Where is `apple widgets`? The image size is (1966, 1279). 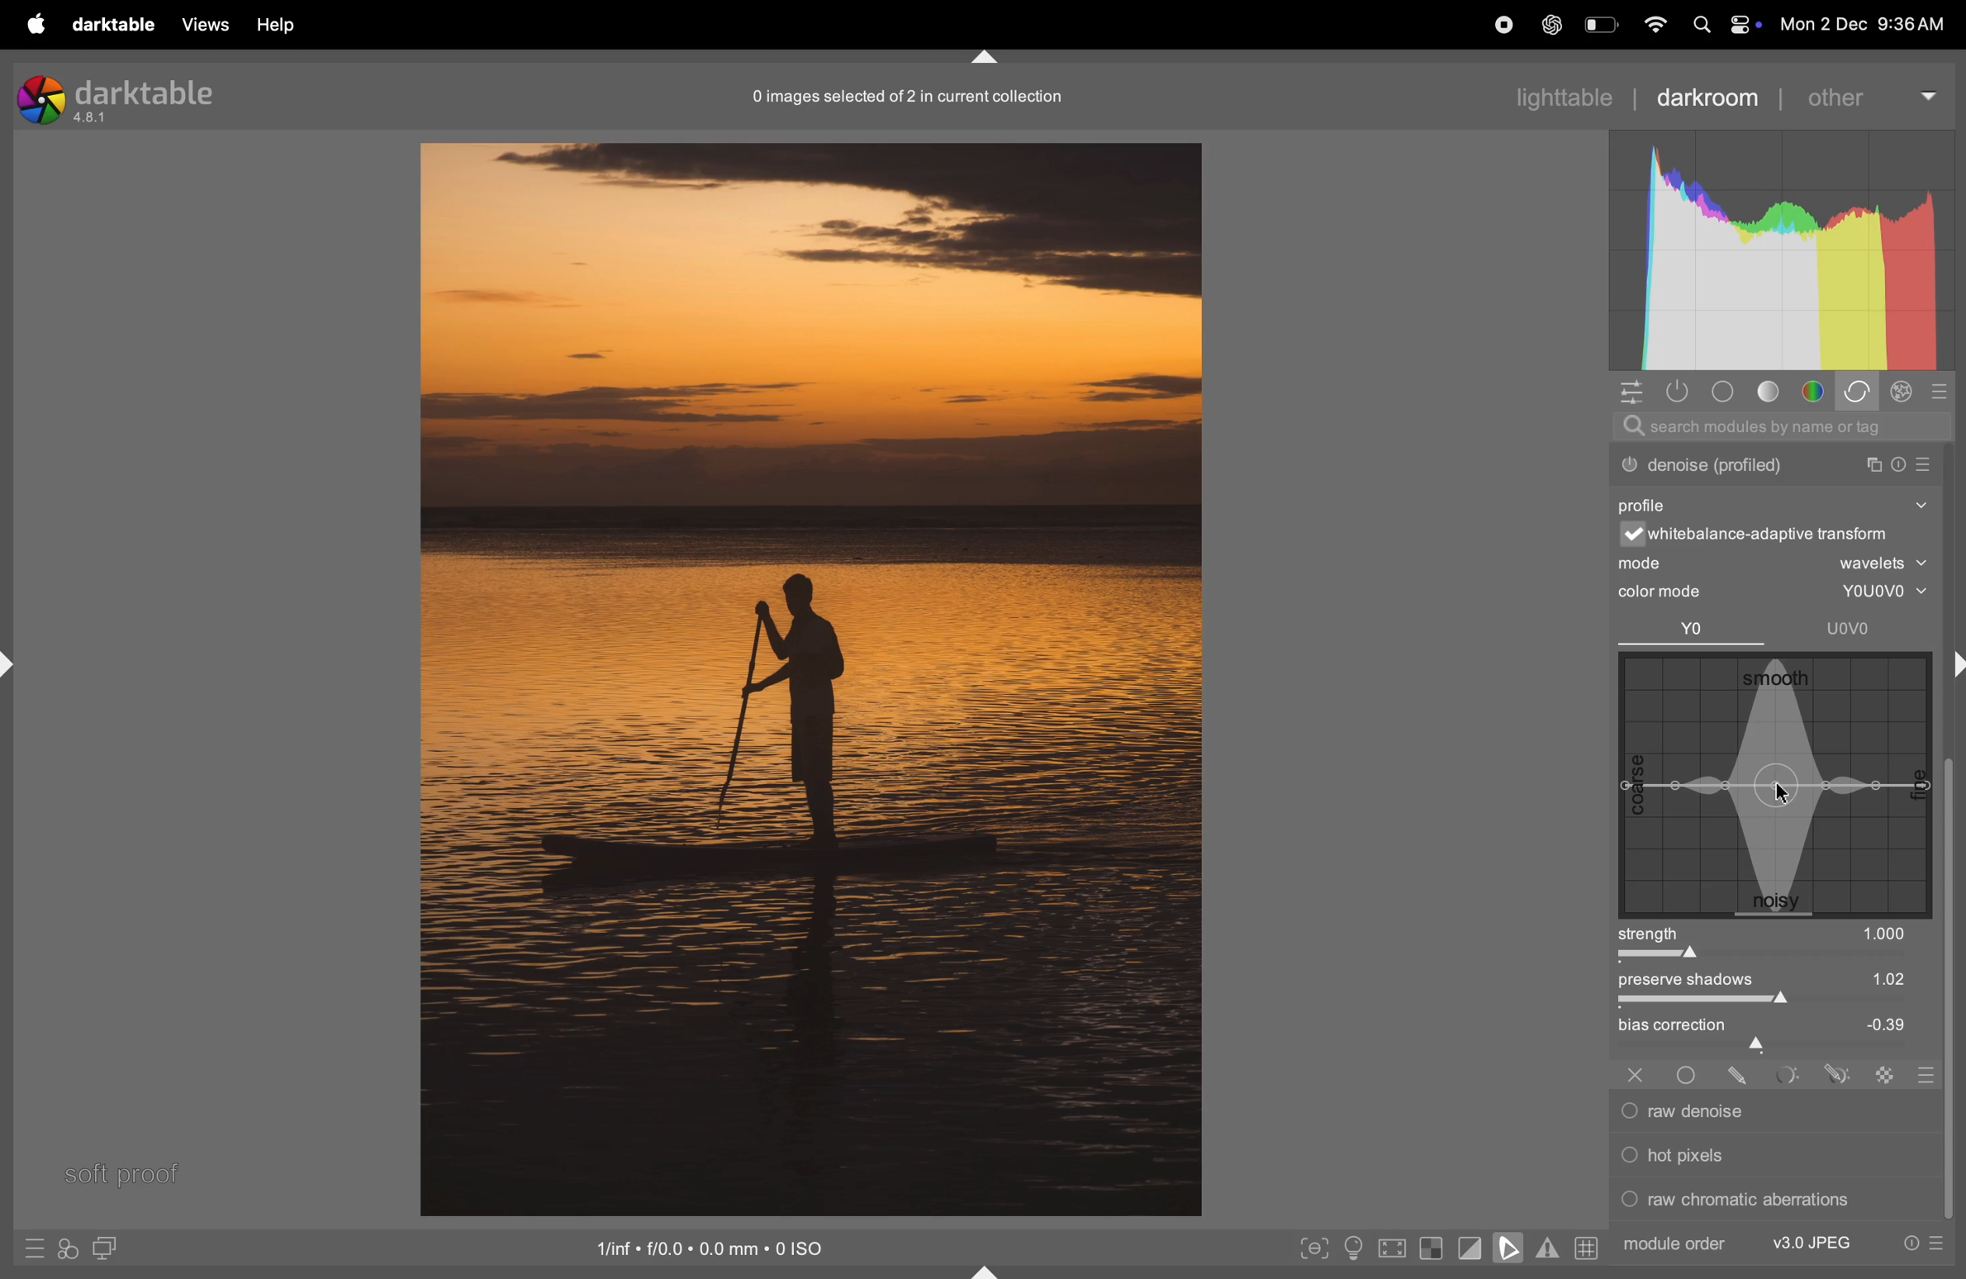 apple widgets is located at coordinates (1721, 24).